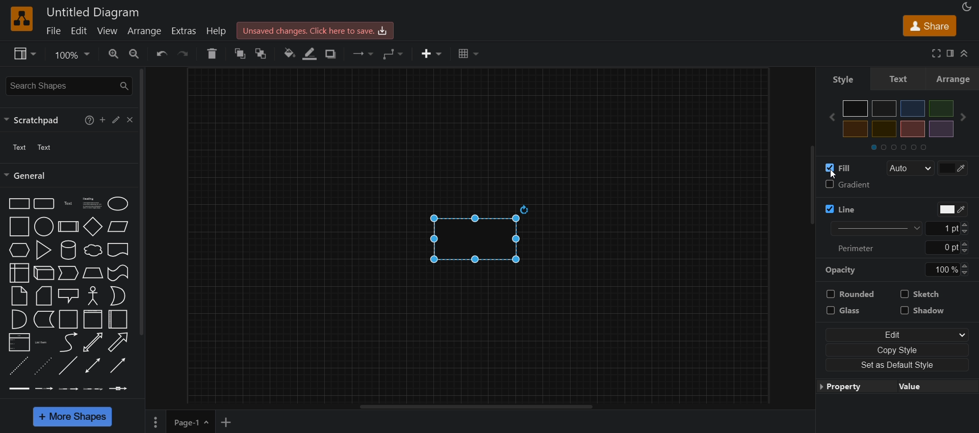 The height and width of the screenshot is (433, 979). What do you see at coordinates (877, 229) in the screenshot?
I see `line style` at bounding box center [877, 229].